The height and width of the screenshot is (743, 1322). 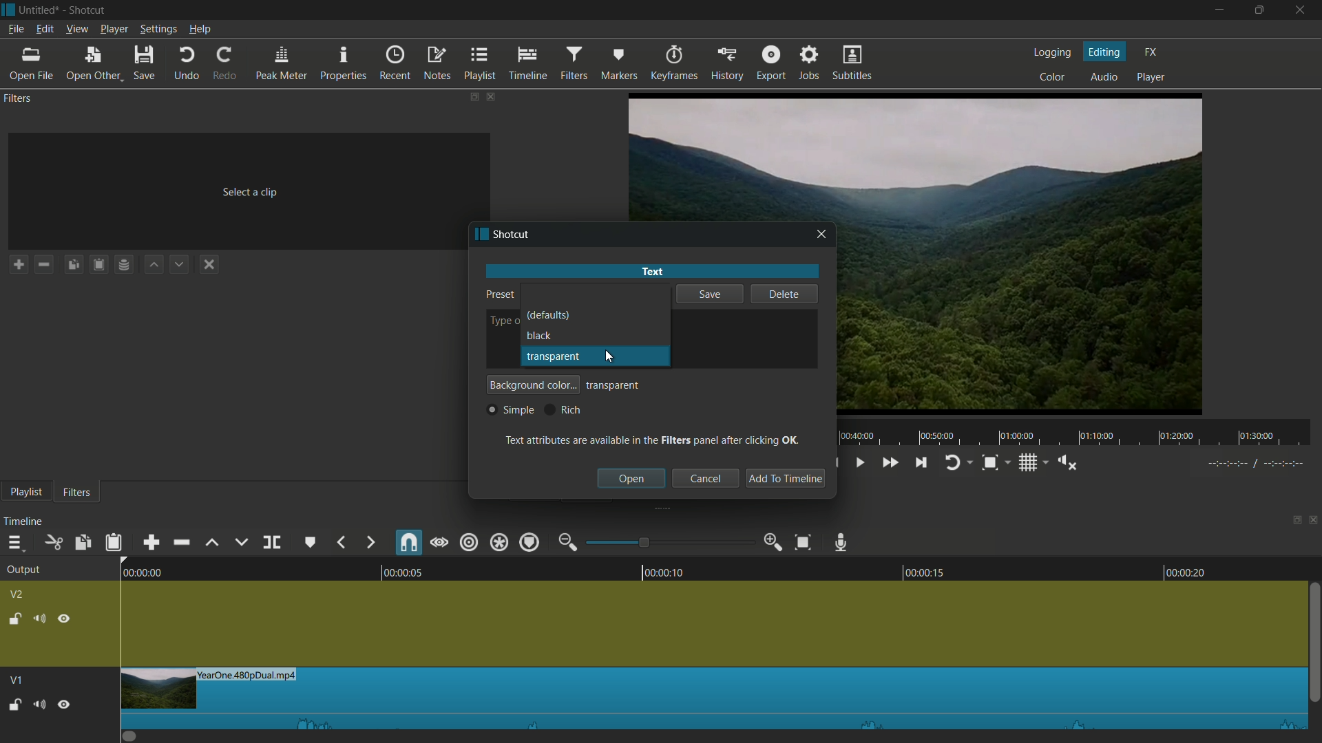 I want to click on simple, so click(x=510, y=410).